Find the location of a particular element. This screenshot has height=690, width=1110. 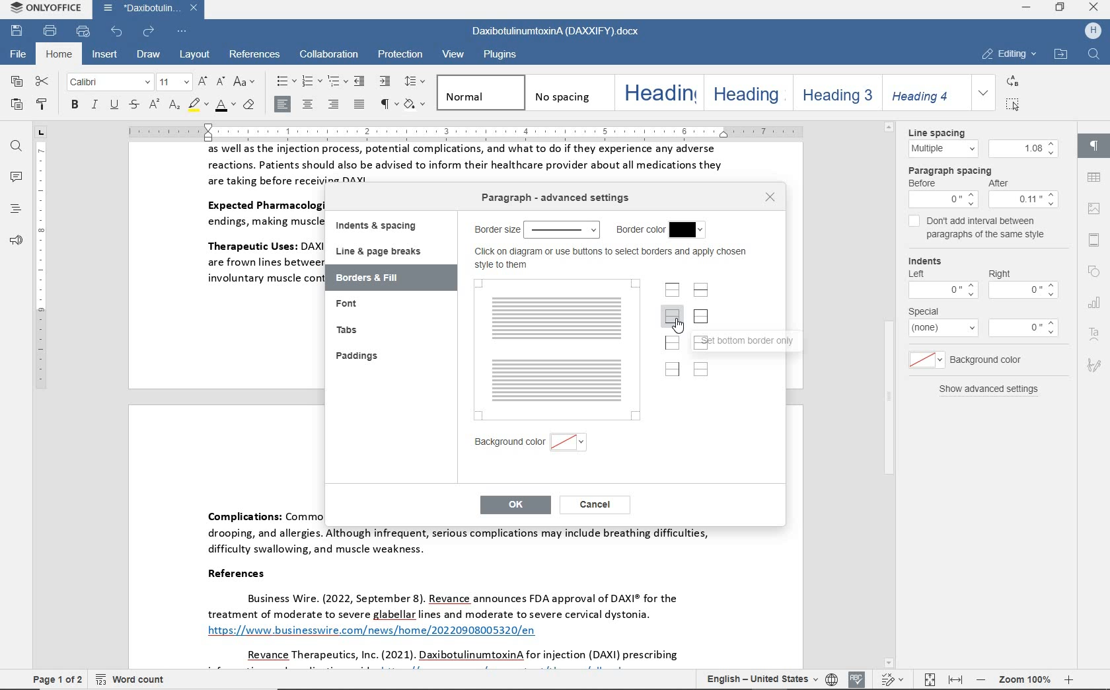

paste is located at coordinates (17, 106).